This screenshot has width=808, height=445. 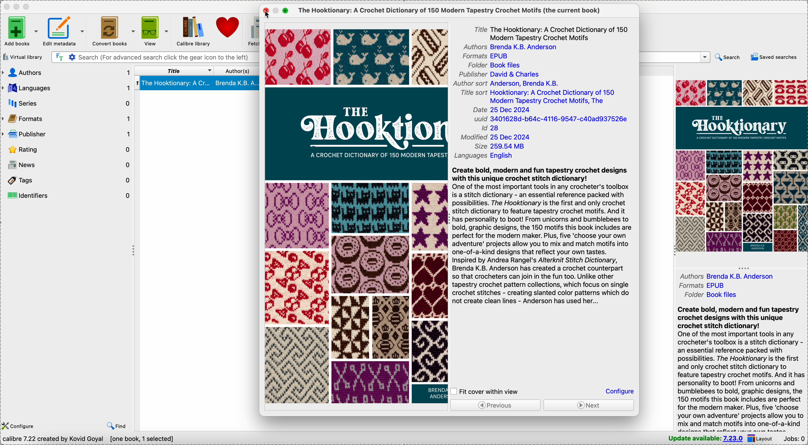 What do you see at coordinates (67, 87) in the screenshot?
I see `languages` at bounding box center [67, 87].